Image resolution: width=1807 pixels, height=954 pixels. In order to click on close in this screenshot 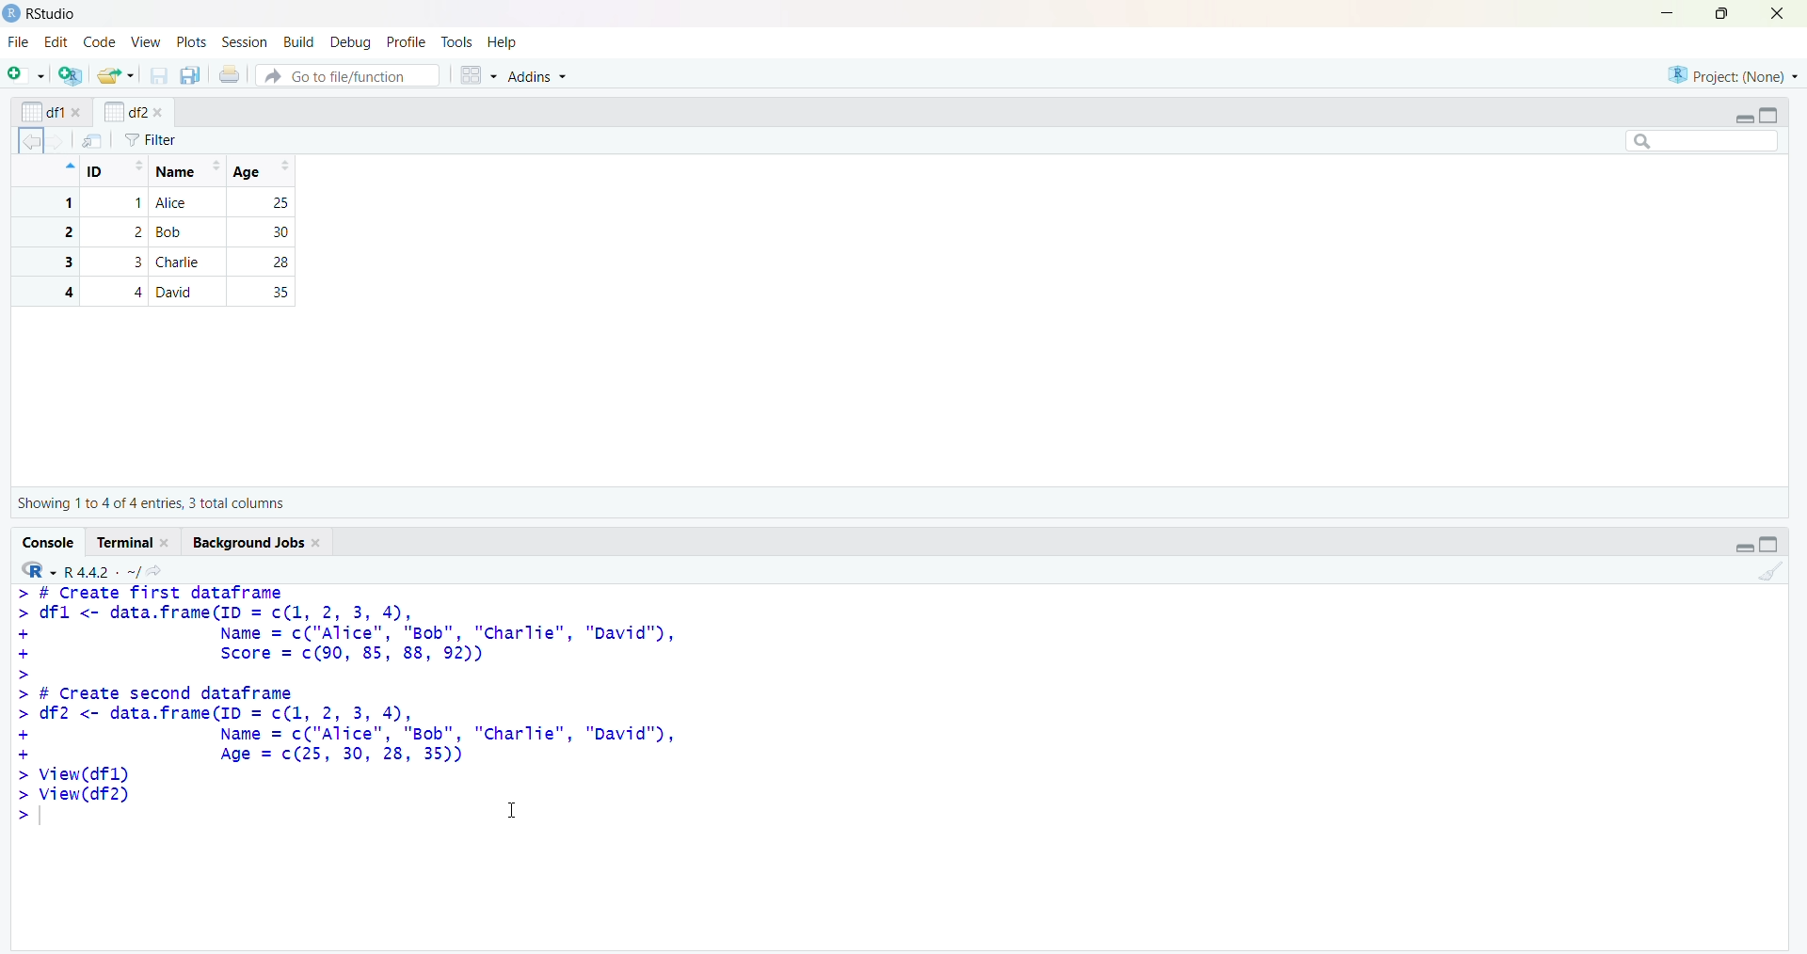, I will do `click(78, 112)`.